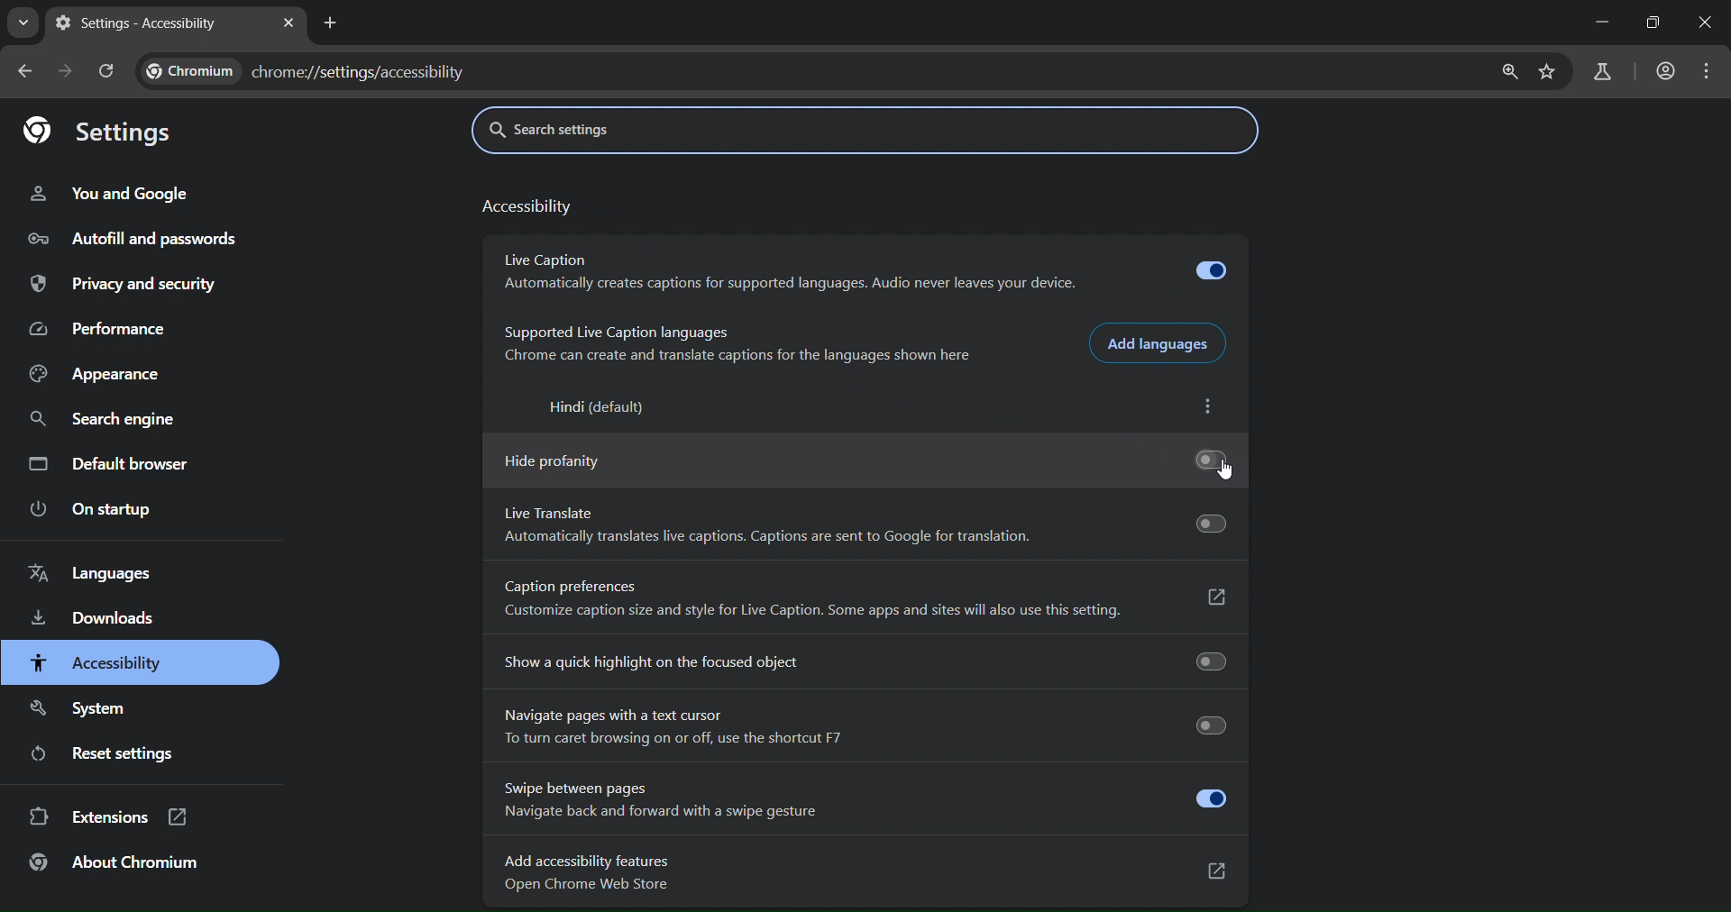 The width and height of the screenshot is (1731, 912). I want to click on search labs, so click(1601, 73).